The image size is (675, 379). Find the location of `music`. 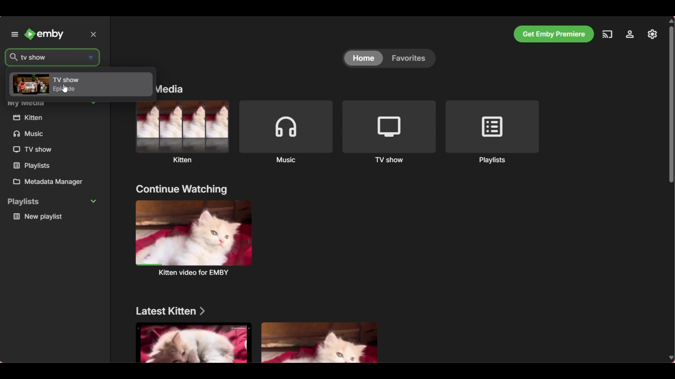

music is located at coordinates (34, 133).